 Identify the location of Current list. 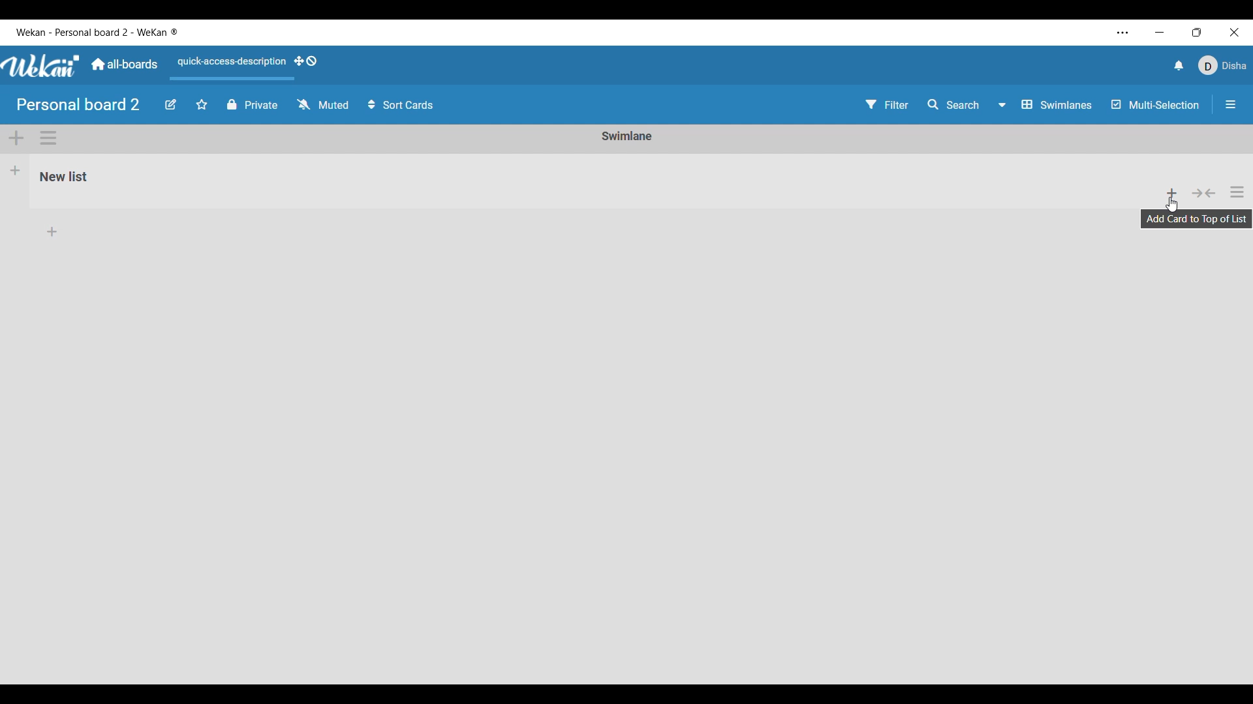
(583, 183).